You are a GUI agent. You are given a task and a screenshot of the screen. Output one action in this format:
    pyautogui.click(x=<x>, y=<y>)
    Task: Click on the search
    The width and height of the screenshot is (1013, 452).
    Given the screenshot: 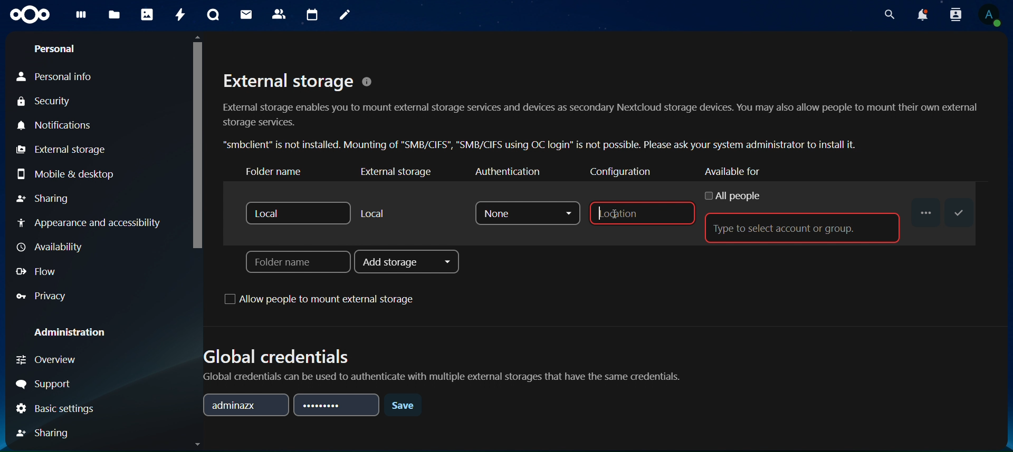 What is the action you would take?
    pyautogui.click(x=888, y=15)
    